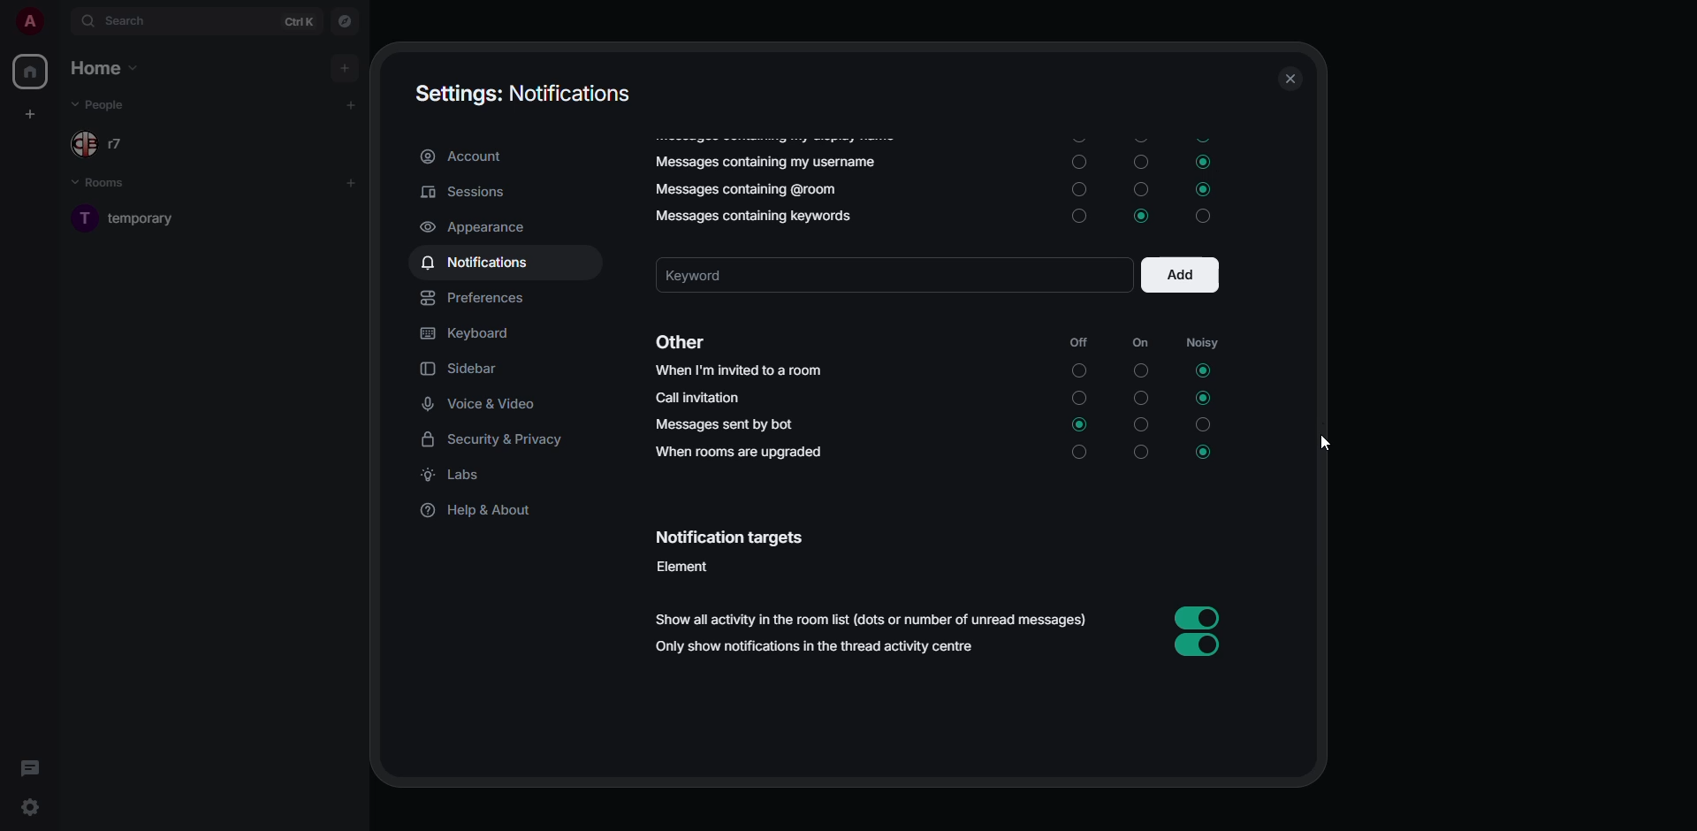  What do you see at coordinates (27, 21) in the screenshot?
I see `profile` at bounding box center [27, 21].